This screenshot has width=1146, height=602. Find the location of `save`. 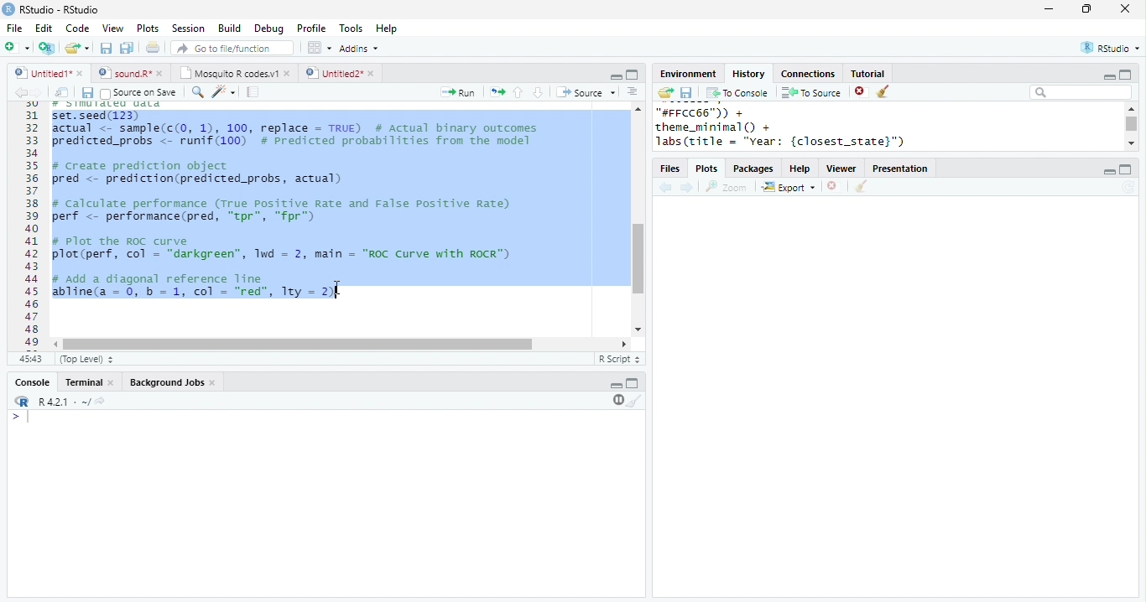

save is located at coordinates (87, 93).